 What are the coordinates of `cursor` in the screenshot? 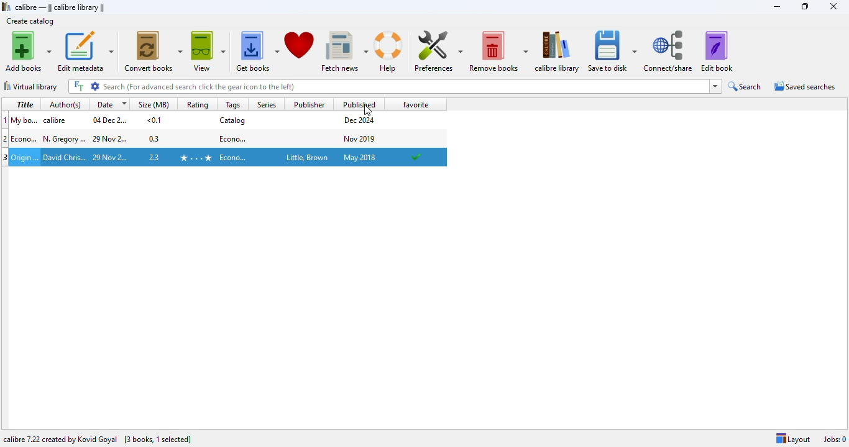 It's located at (367, 111).